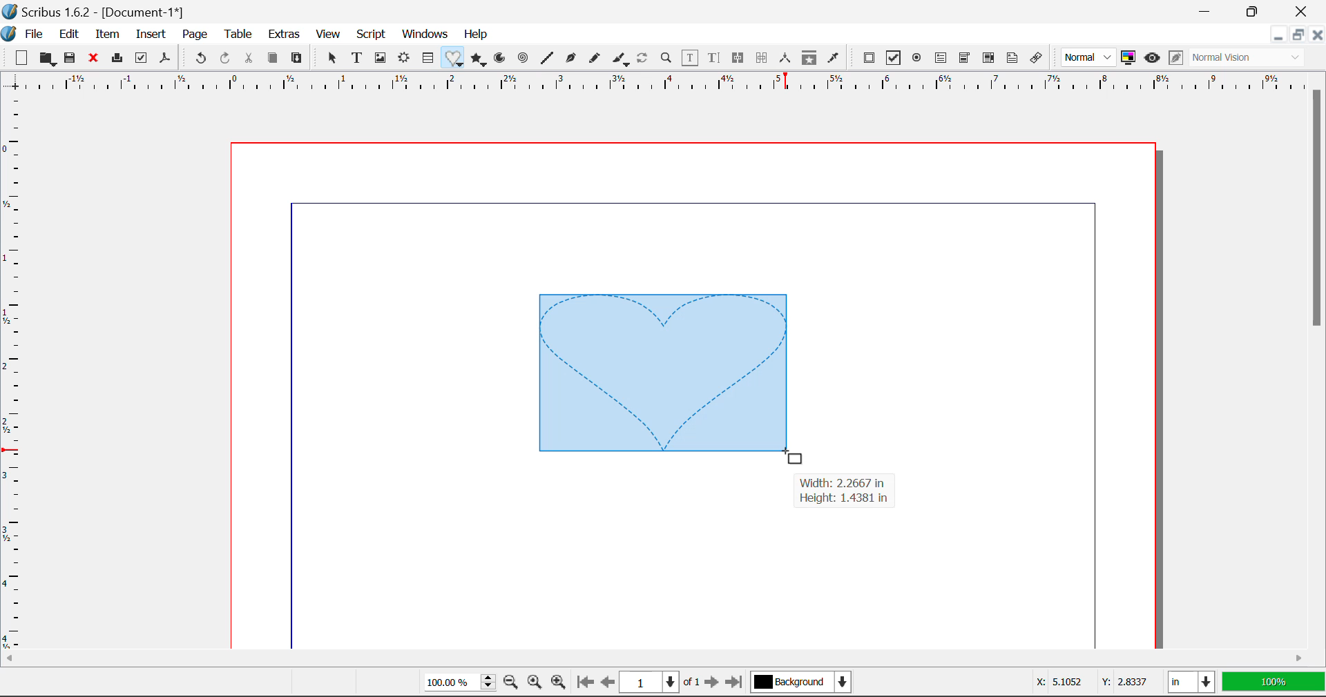 This screenshot has width=1326, height=697. Describe the element at coordinates (834, 58) in the screenshot. I see `Eyedropper` at that location.